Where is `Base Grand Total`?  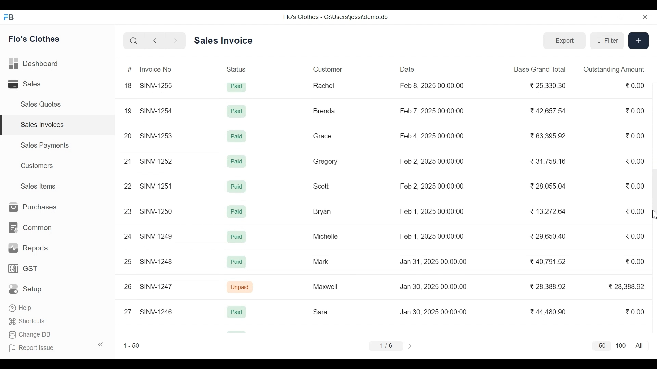
Base Grand Total is located at coordinates (541, 69).